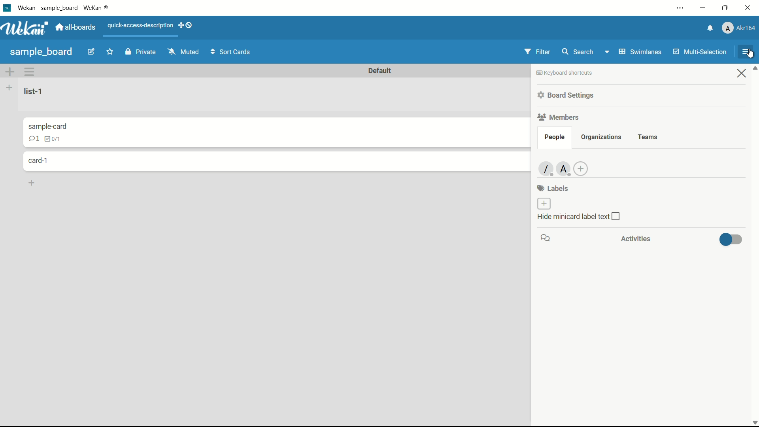  I want to click on search, so click(578, 52).